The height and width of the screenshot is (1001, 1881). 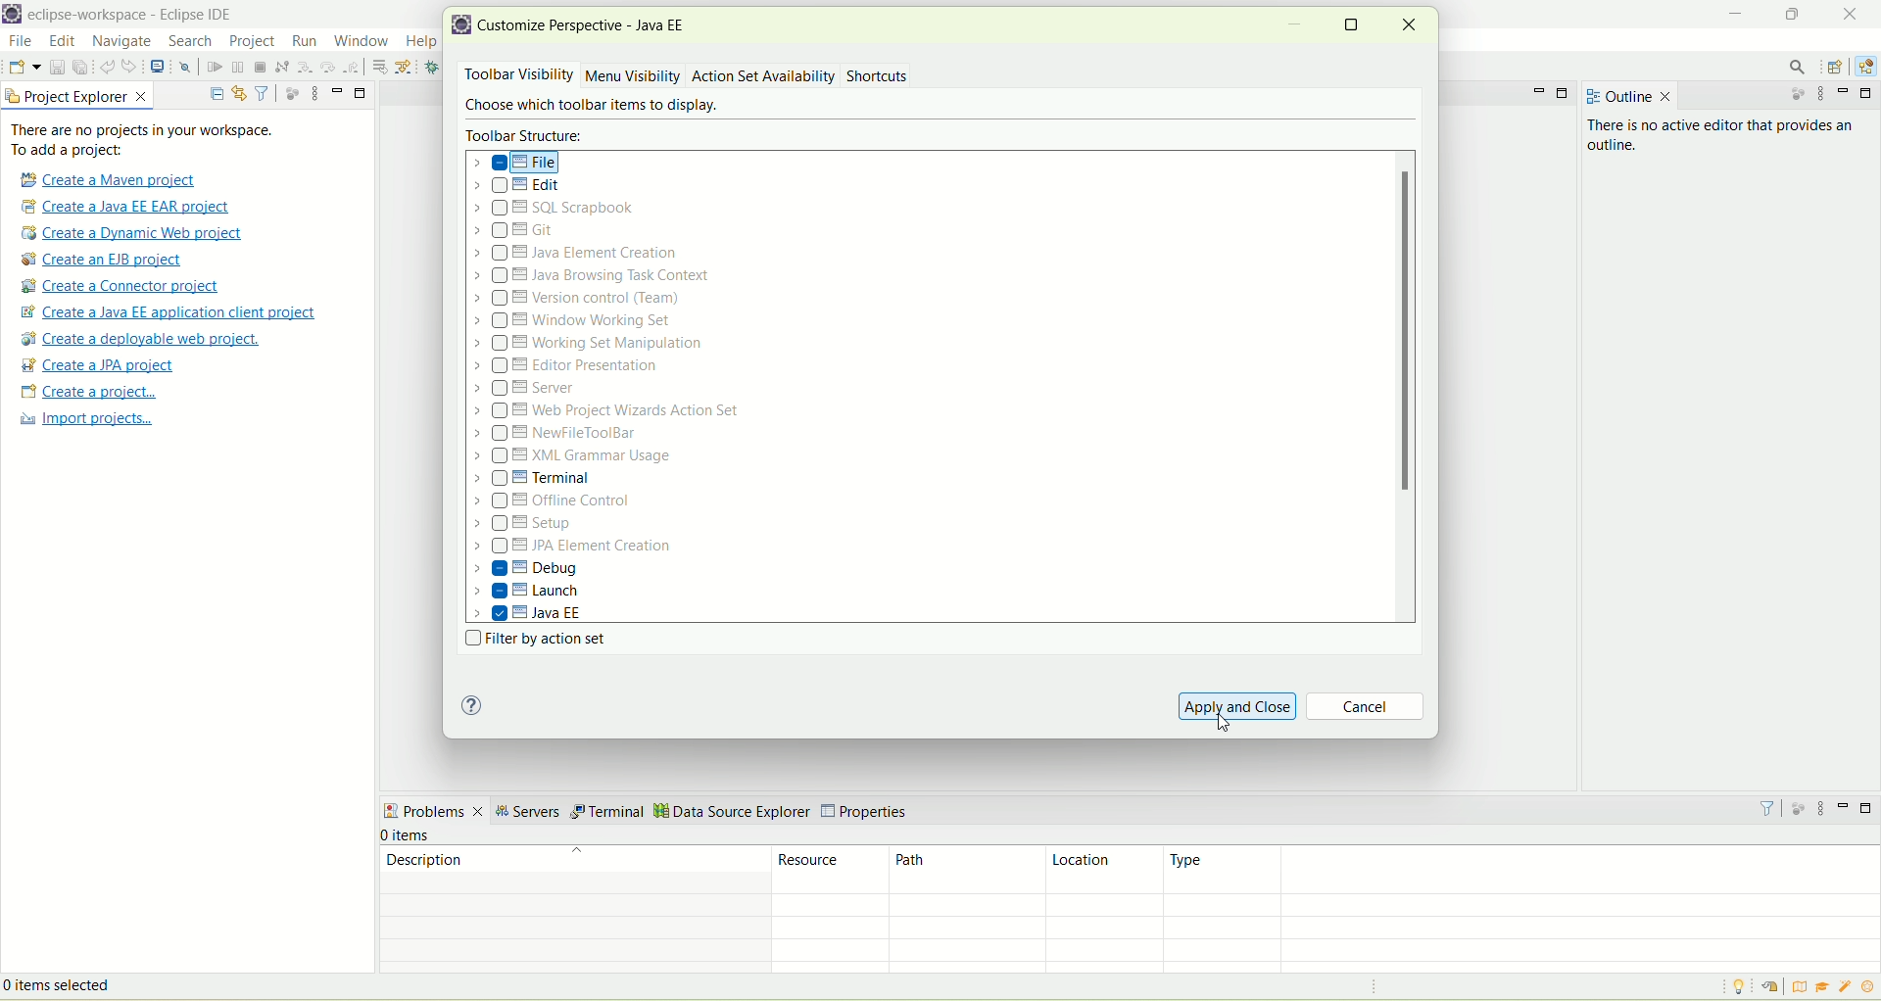 What do you see at coordinates (572, 255) in the screenshot?
I see `Java element creator` at bounding box center [572, 255].